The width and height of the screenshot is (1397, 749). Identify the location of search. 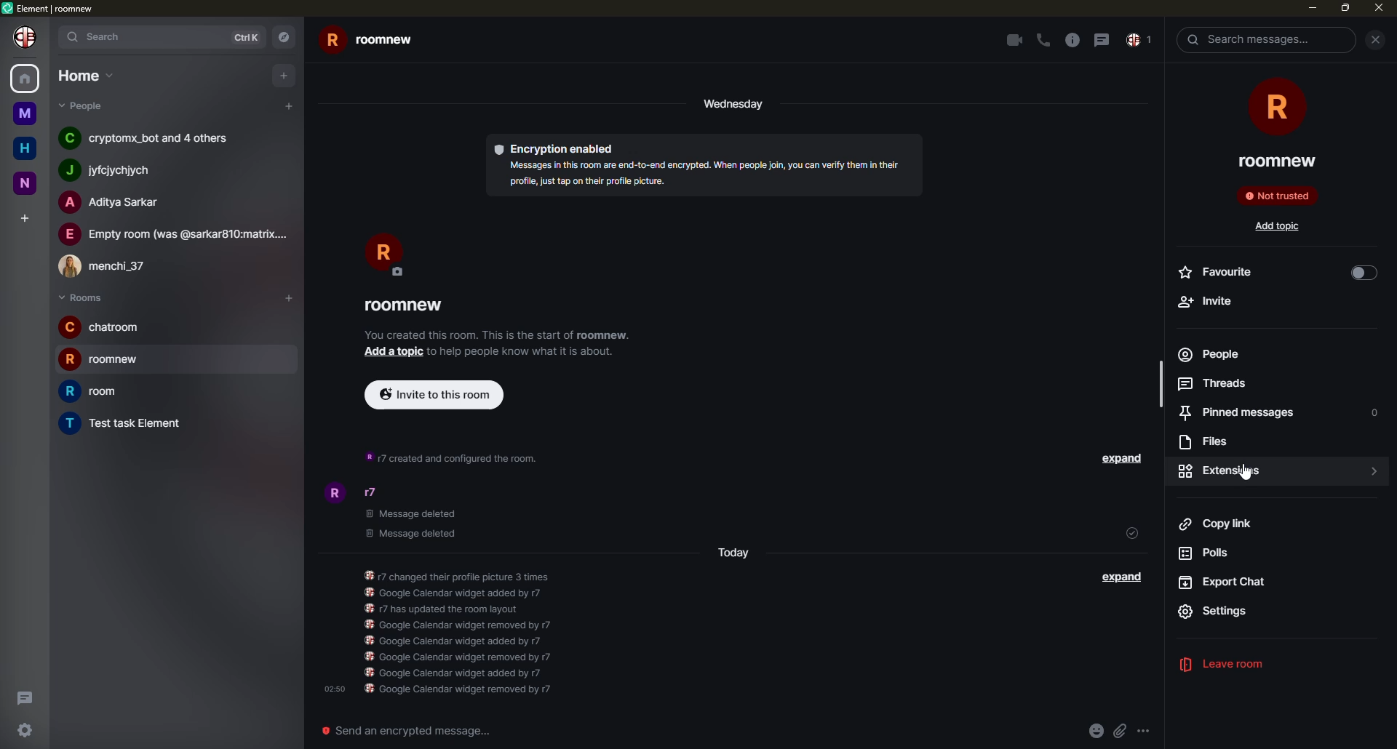
(98, 39).